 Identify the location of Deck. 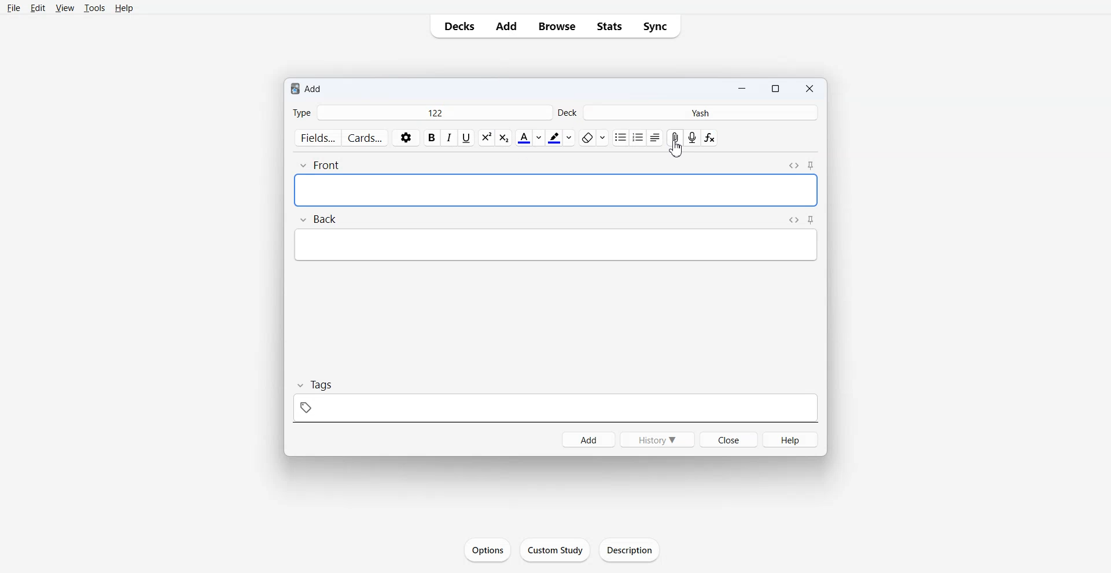
(566, 112).